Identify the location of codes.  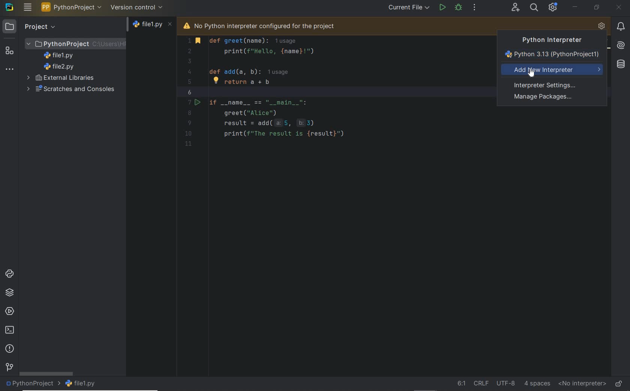
(331, 103).